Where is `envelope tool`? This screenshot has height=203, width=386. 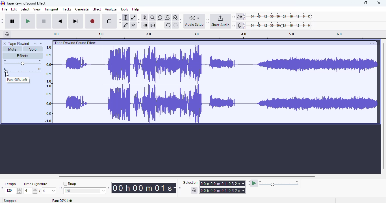 envelope tool is located at coordinates (133, 18).